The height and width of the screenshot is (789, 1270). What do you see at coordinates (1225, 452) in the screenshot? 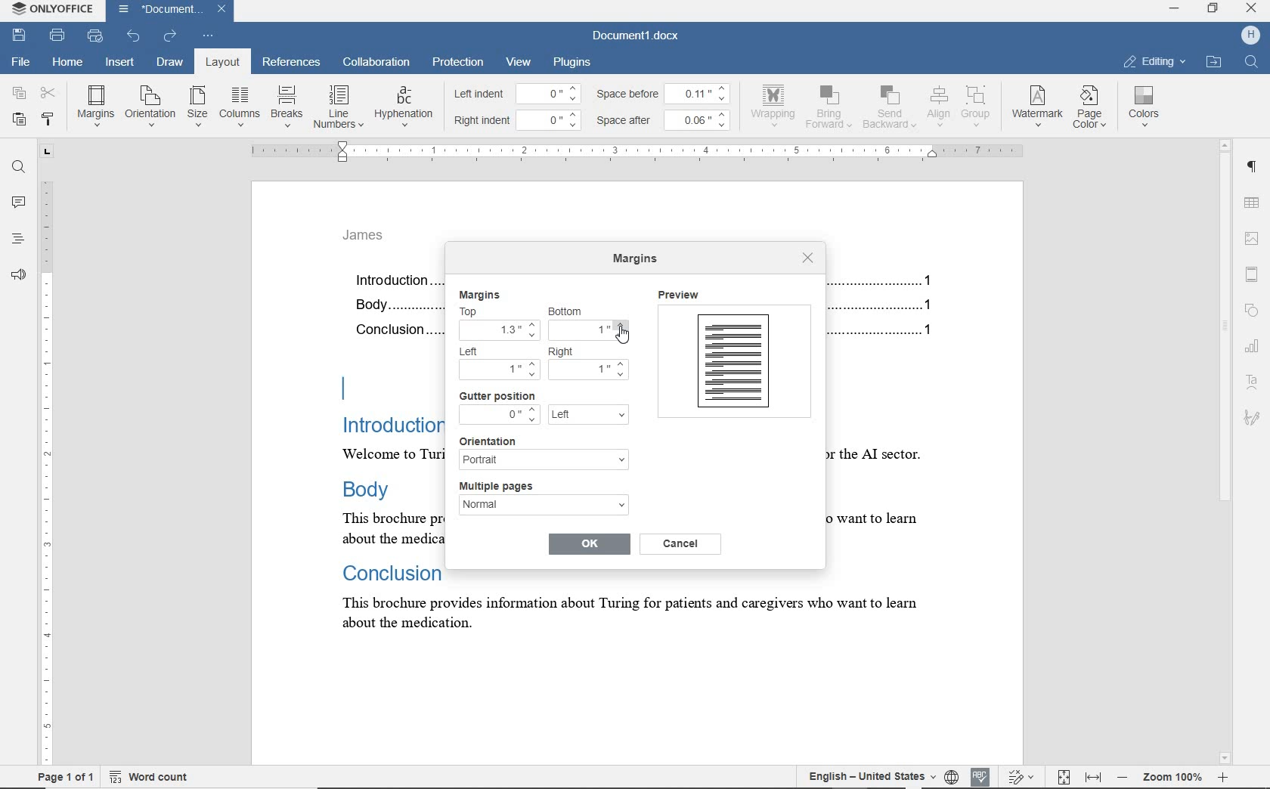
I see `scrollbar` at bounding box center [1225, 452].